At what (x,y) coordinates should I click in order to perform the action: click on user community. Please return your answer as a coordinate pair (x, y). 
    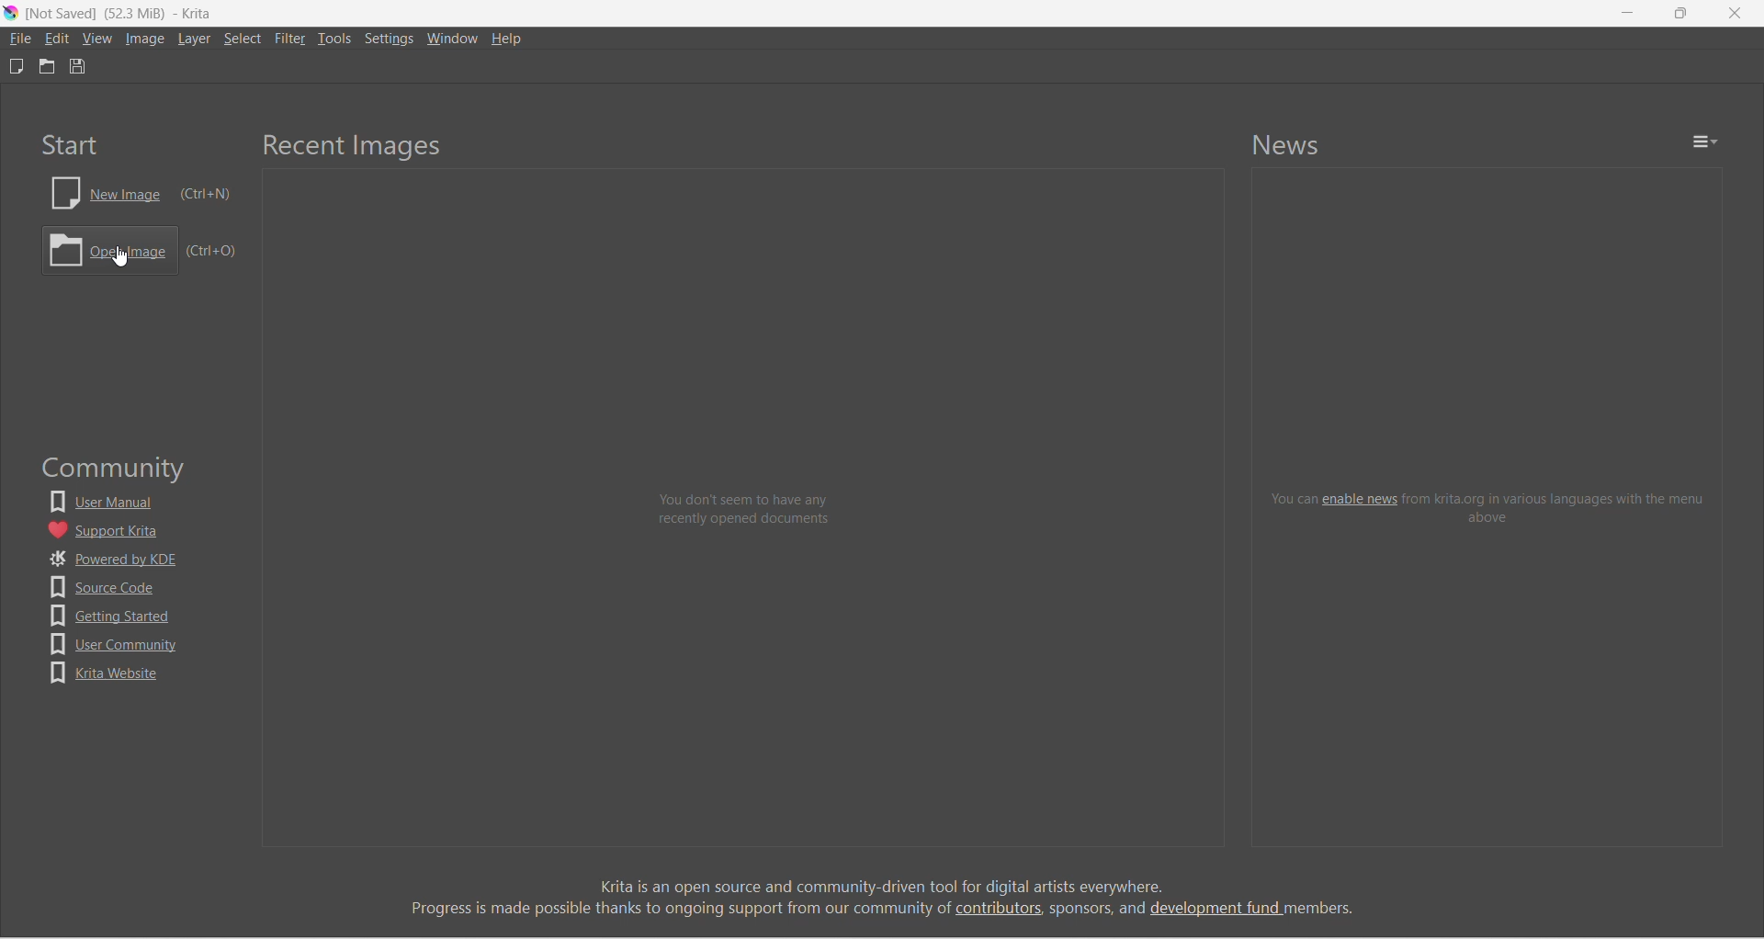
    Looking at the image, I should click on (115, 644).